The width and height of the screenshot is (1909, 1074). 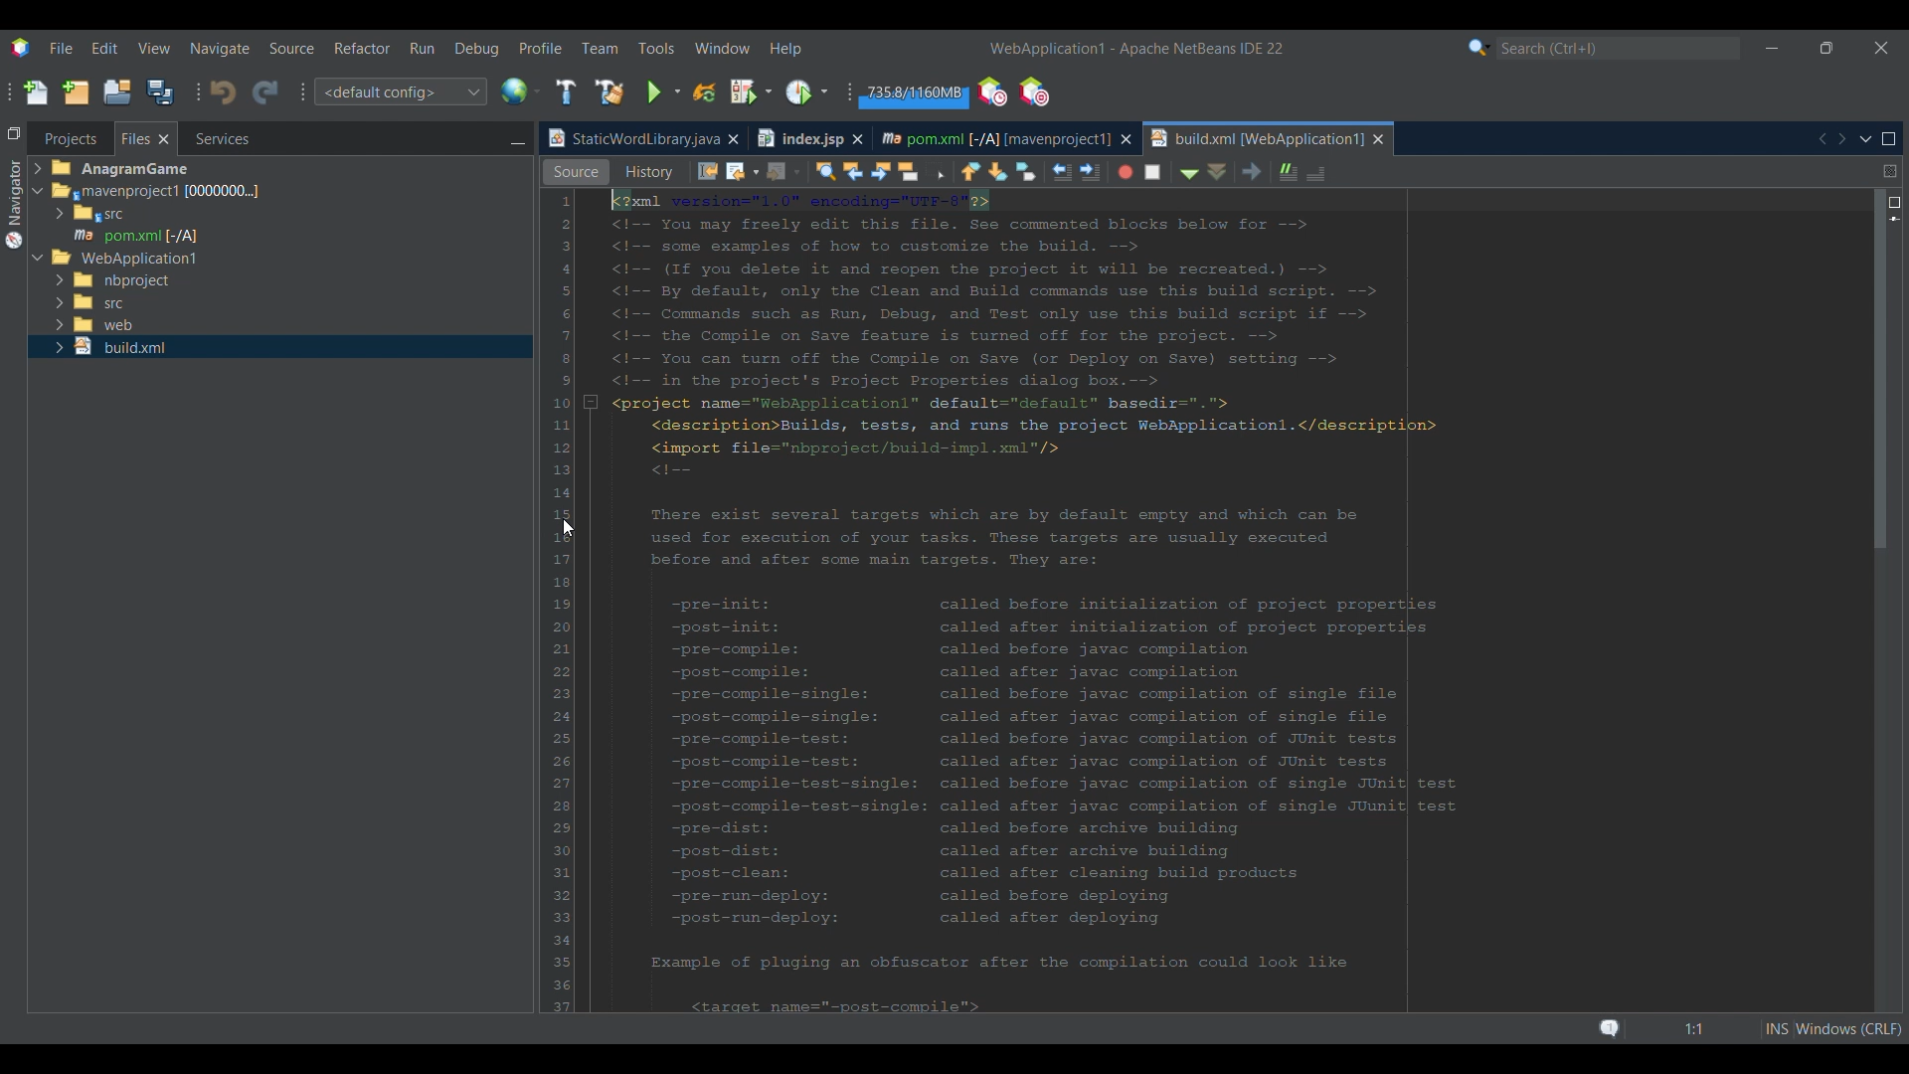 I want to click on Minimize, so click(x=1772, y=49).